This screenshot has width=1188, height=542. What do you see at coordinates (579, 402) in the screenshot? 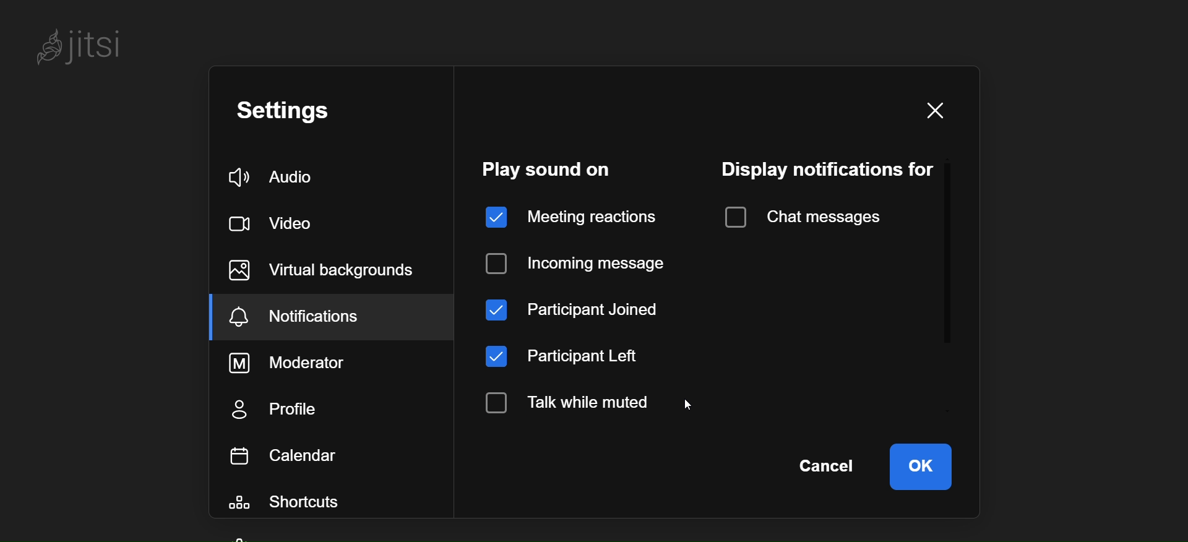
I see `talk while muted option` at bounding box center [579, 402].